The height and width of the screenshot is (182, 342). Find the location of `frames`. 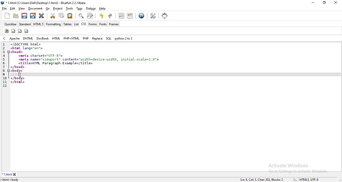

frames is located at coordinates (114, 24).